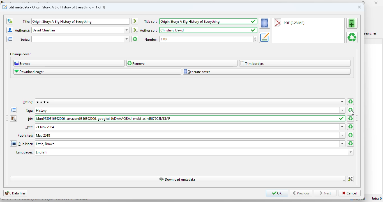 The width and height of the screenshot is (383, 202). What do you see at coordinates (97, 71) in the screenshot?
I see `download cover` at bounding box center [97, 71].